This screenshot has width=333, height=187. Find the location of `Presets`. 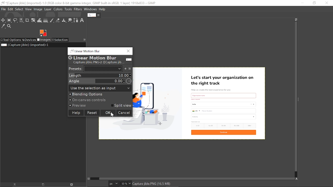

Presets is located at coordinates (75, 69).